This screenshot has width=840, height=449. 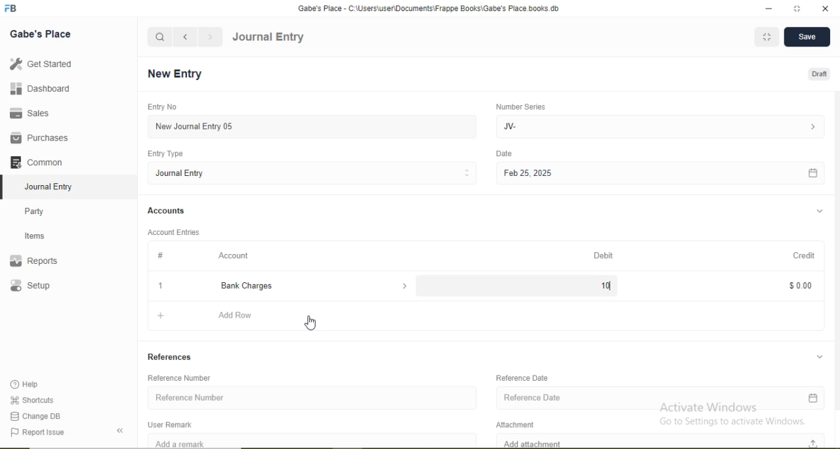 What do you see at coordinates (39, 64) in the screenshot?
I see `Get Started` at bounding box center [39, 64].